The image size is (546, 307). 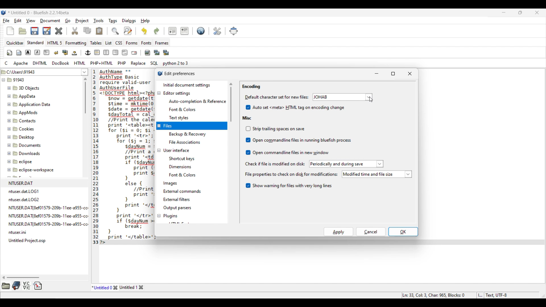 I want to click on Vertical slide bar, so click(x=85, y=96).